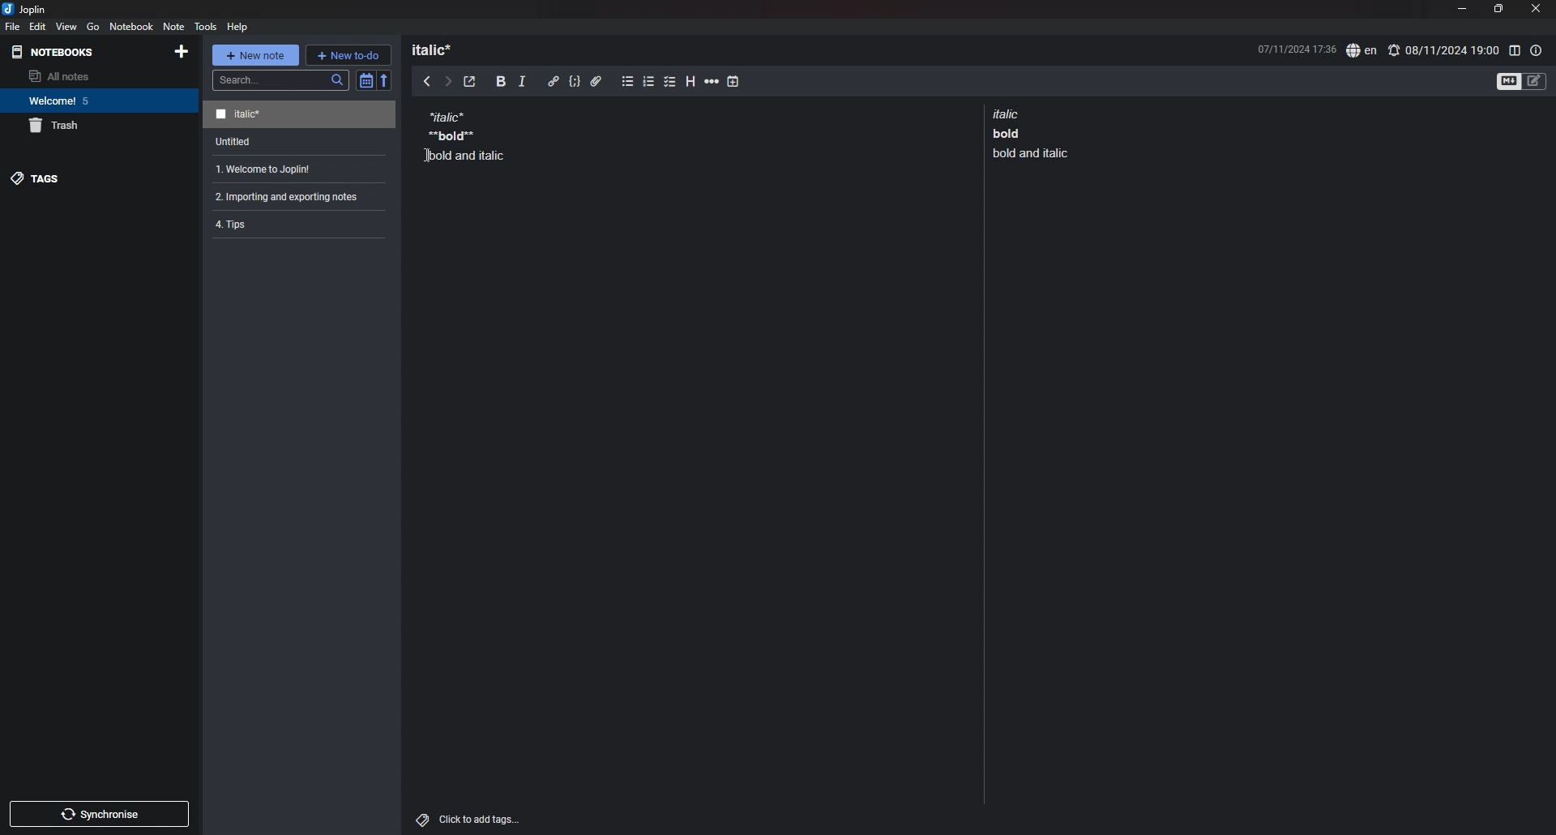 This screenshot has height=835, width=1556. I want to click on toggle sort order, so click(365, 80).